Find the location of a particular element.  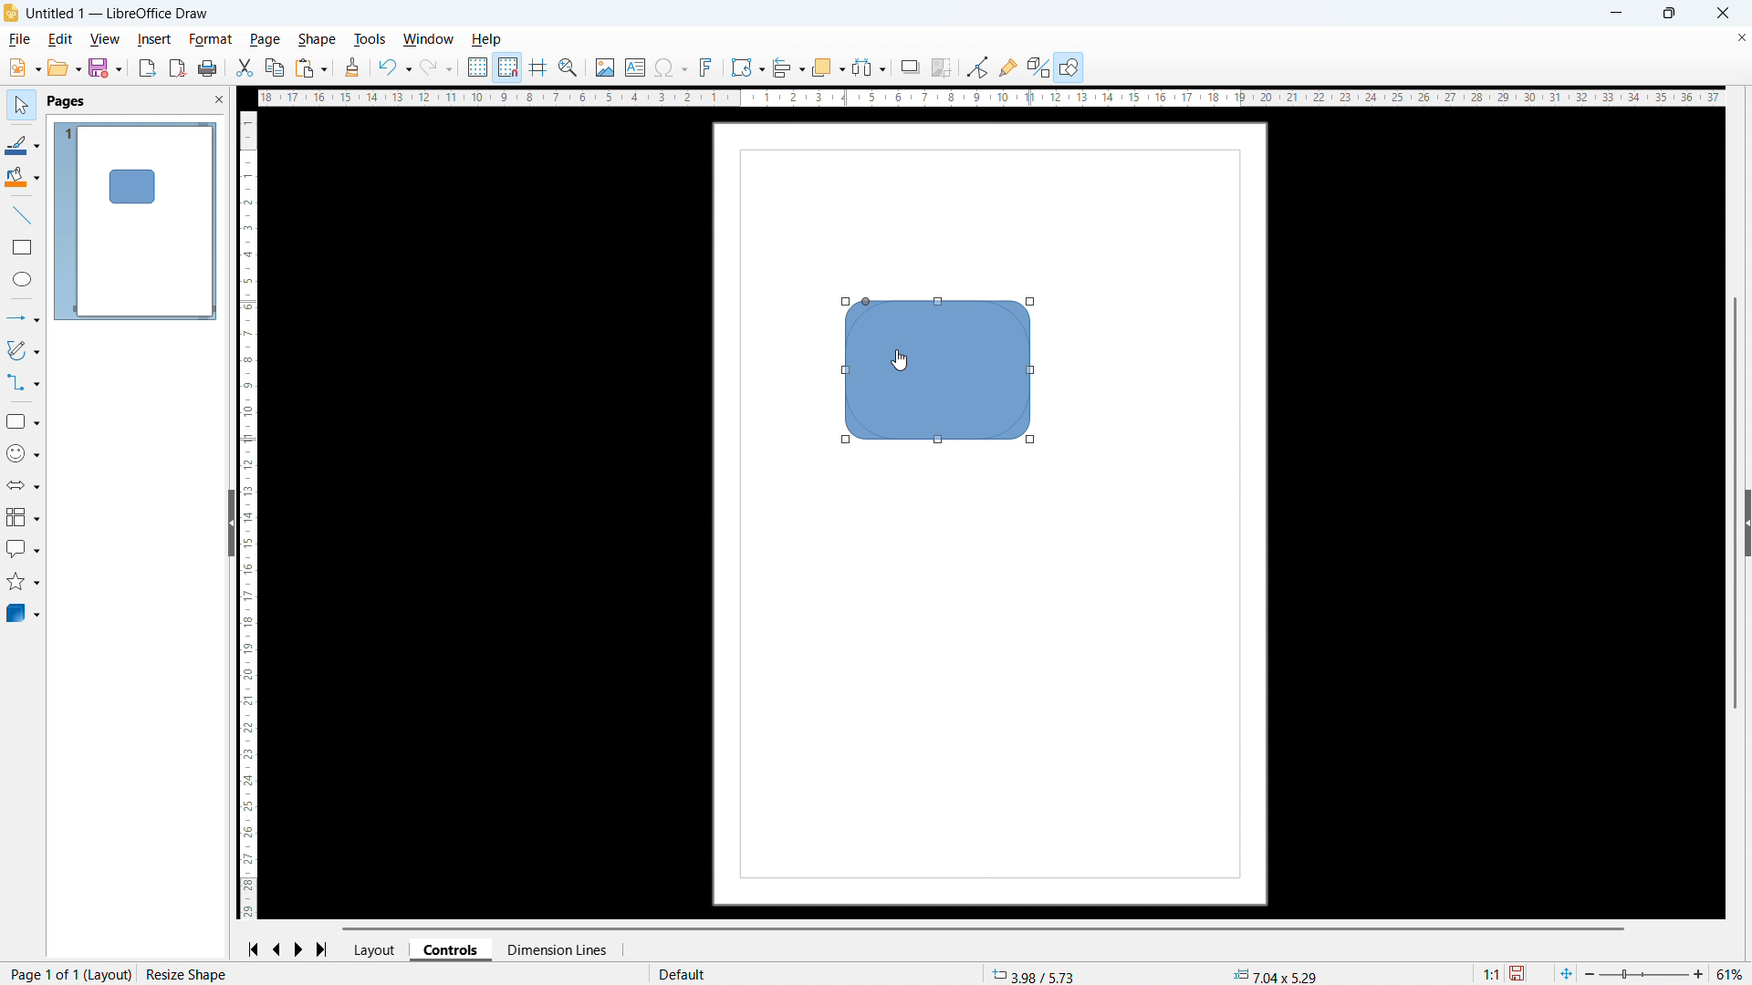

Snap to grid  is located at coordinates (507, 68).